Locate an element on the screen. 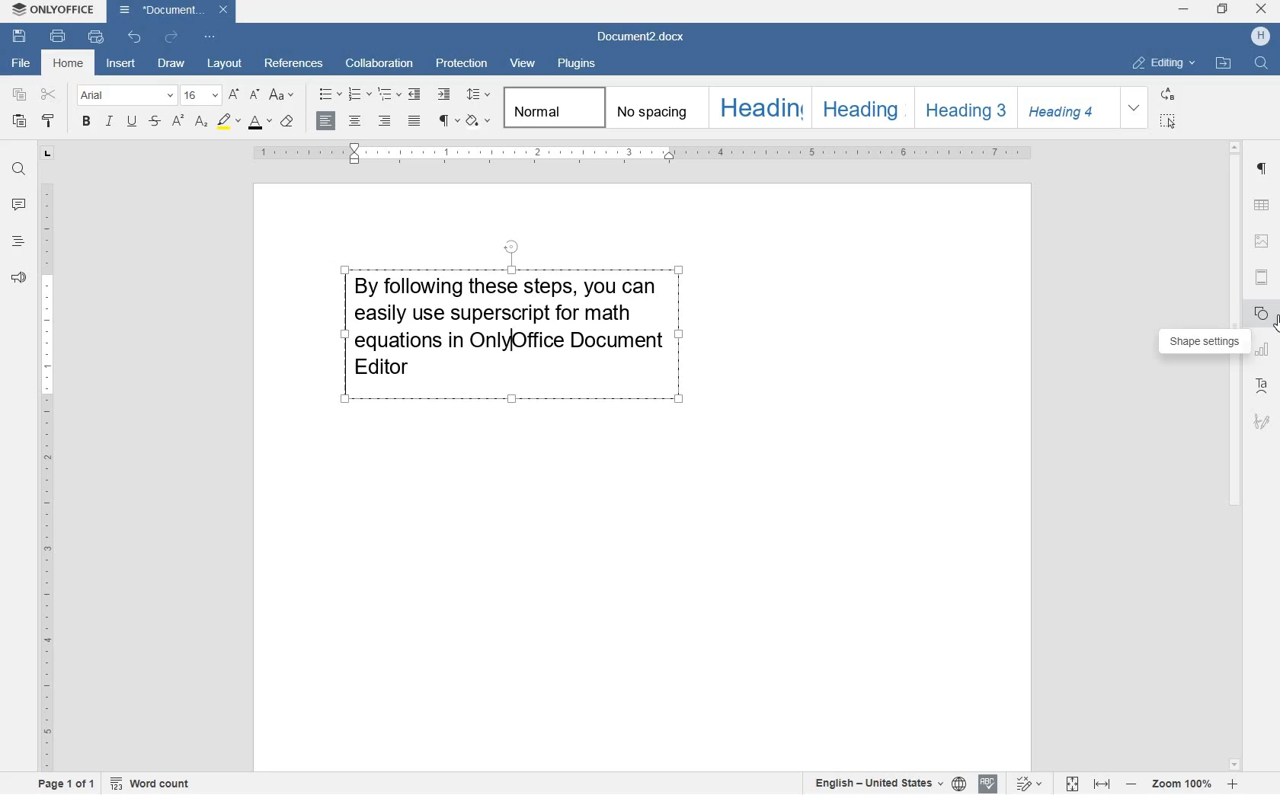 This screenshot has height=795, width=1280. EXPAND FORMATTING STYLE is located at coordinates (1134, 108).